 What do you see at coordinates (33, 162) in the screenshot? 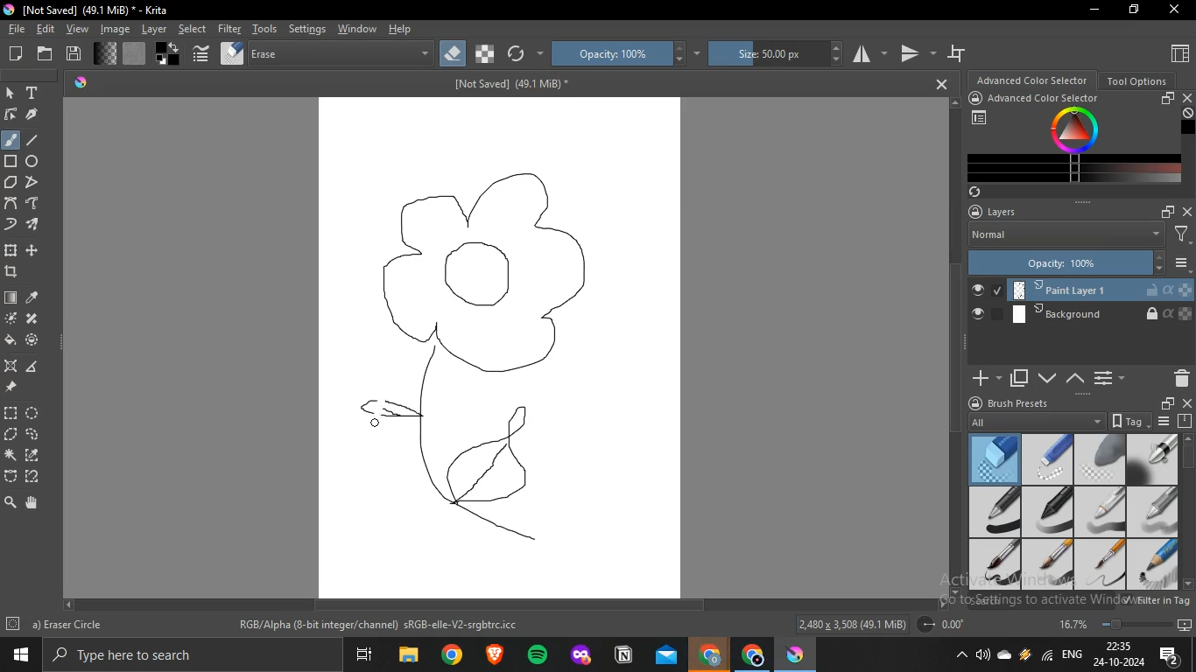
I see `ellipse tool` at bounding box center [33, 162].